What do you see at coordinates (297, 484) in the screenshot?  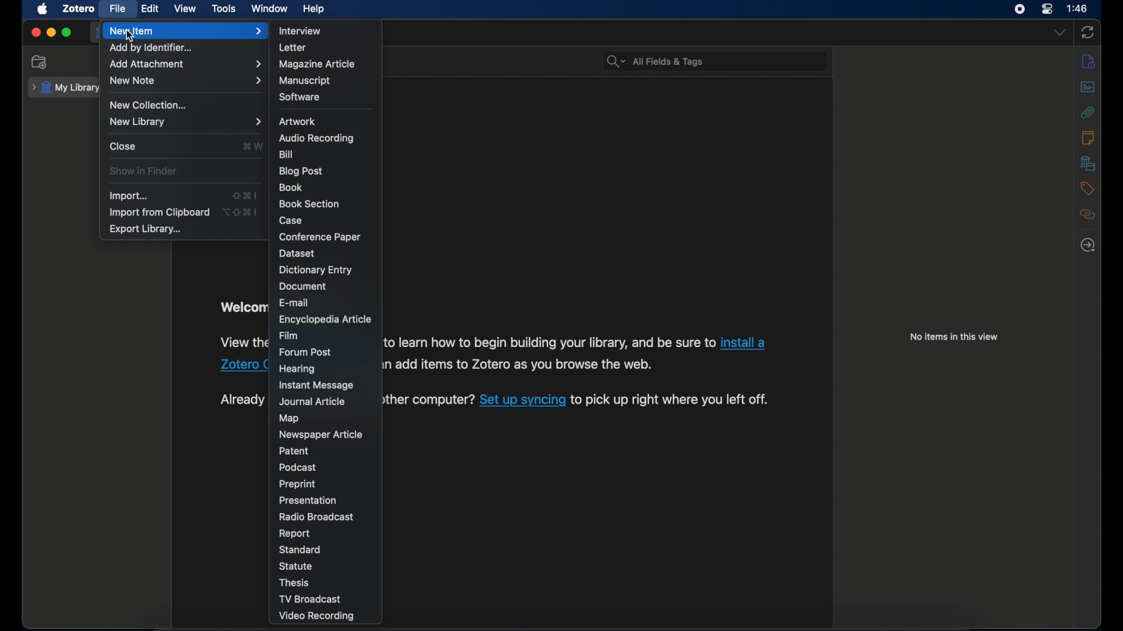 I see `preprint` at bounding box center [297, 484].